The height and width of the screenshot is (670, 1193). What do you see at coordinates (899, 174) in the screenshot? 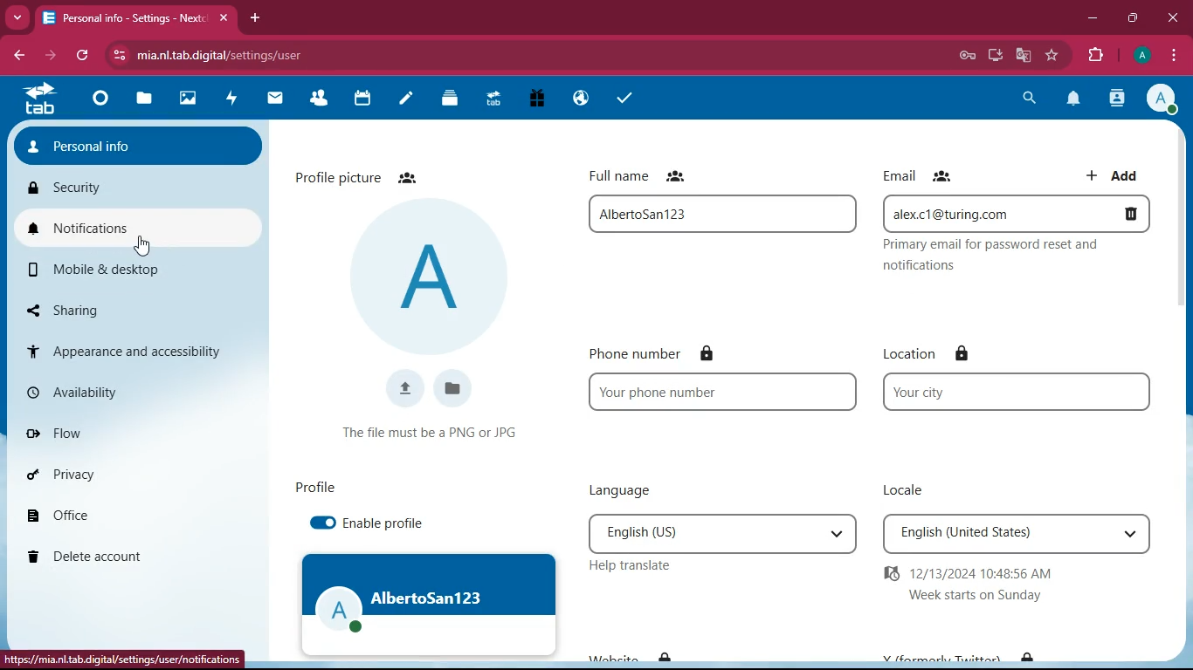
I see `email` at bounding box center [899, 174].